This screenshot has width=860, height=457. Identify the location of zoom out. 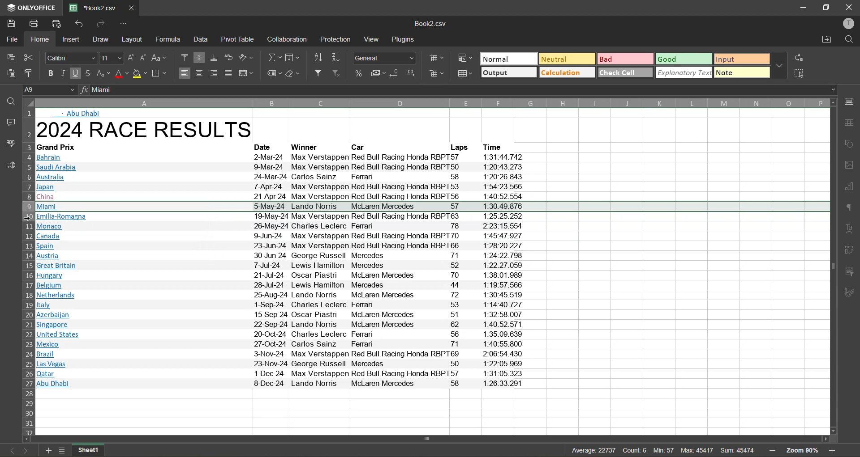
(772, 452).